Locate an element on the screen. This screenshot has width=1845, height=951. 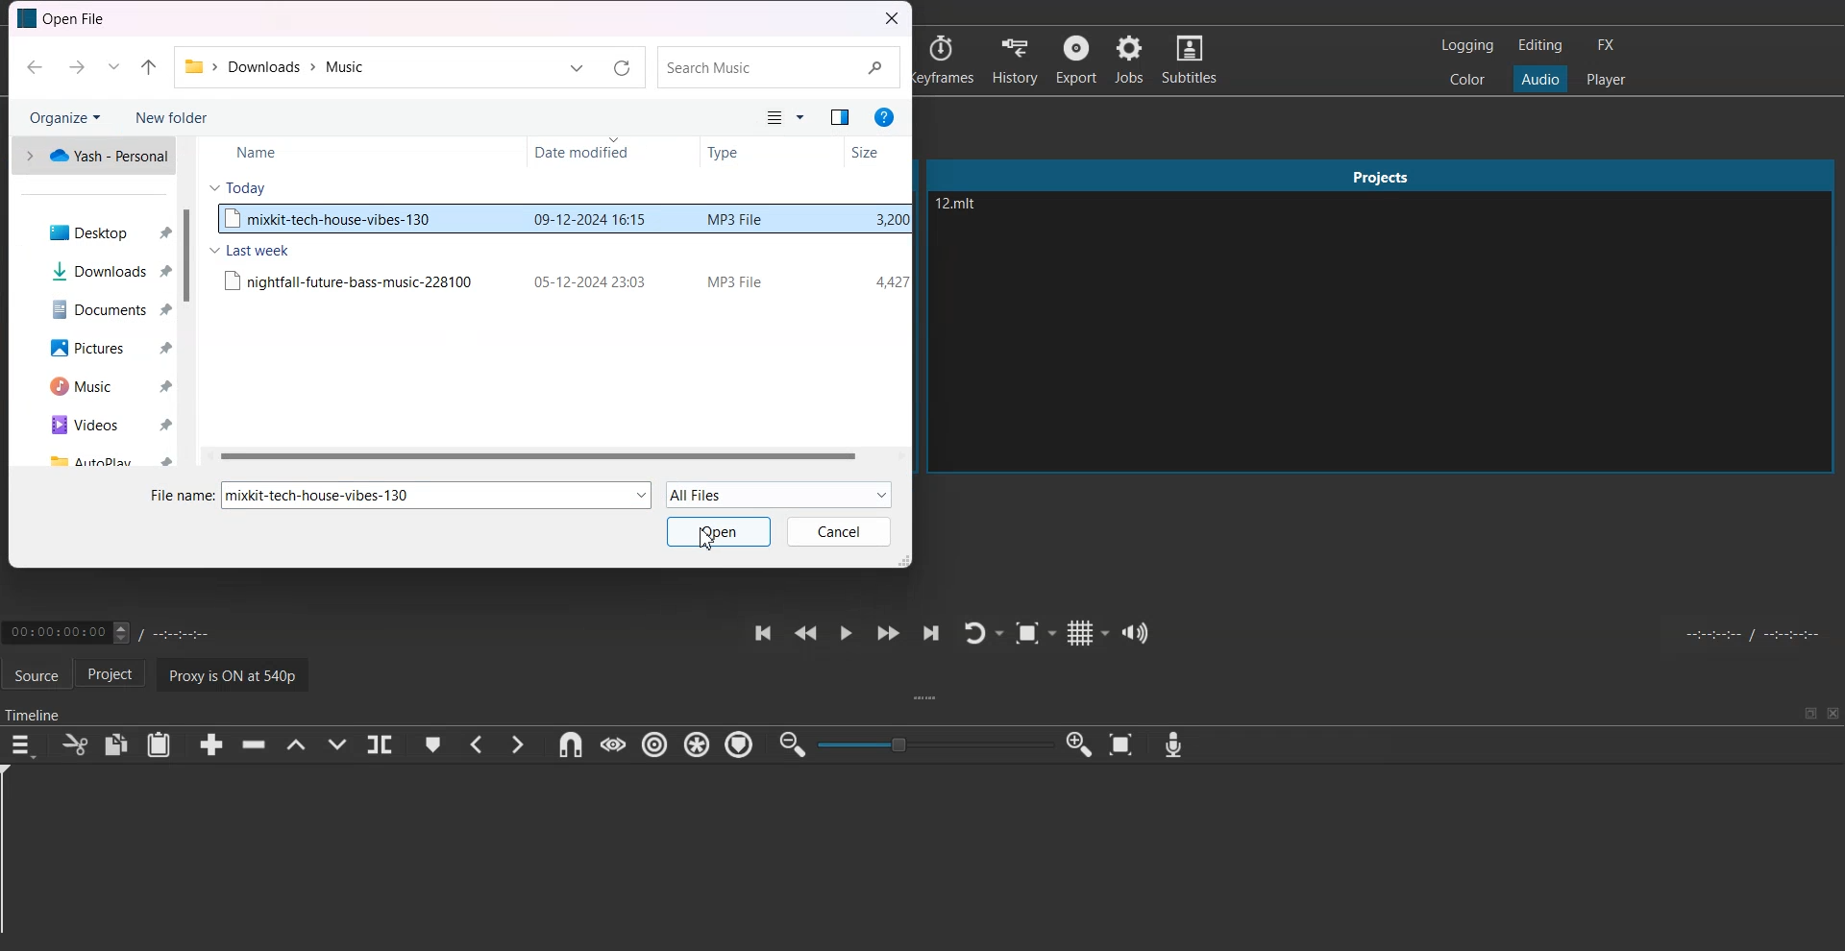
Cancel is located at coordinates (839, 531).